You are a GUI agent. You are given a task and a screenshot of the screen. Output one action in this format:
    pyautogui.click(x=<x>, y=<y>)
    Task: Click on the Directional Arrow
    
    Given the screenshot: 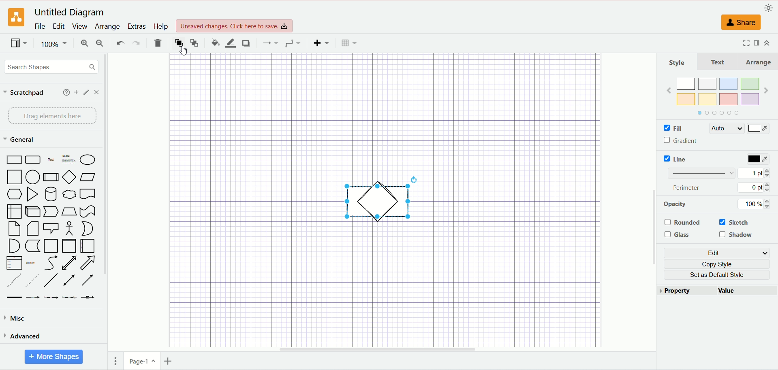 What is the action you would take?
    pyautogui.click(x=90, y=280)
    